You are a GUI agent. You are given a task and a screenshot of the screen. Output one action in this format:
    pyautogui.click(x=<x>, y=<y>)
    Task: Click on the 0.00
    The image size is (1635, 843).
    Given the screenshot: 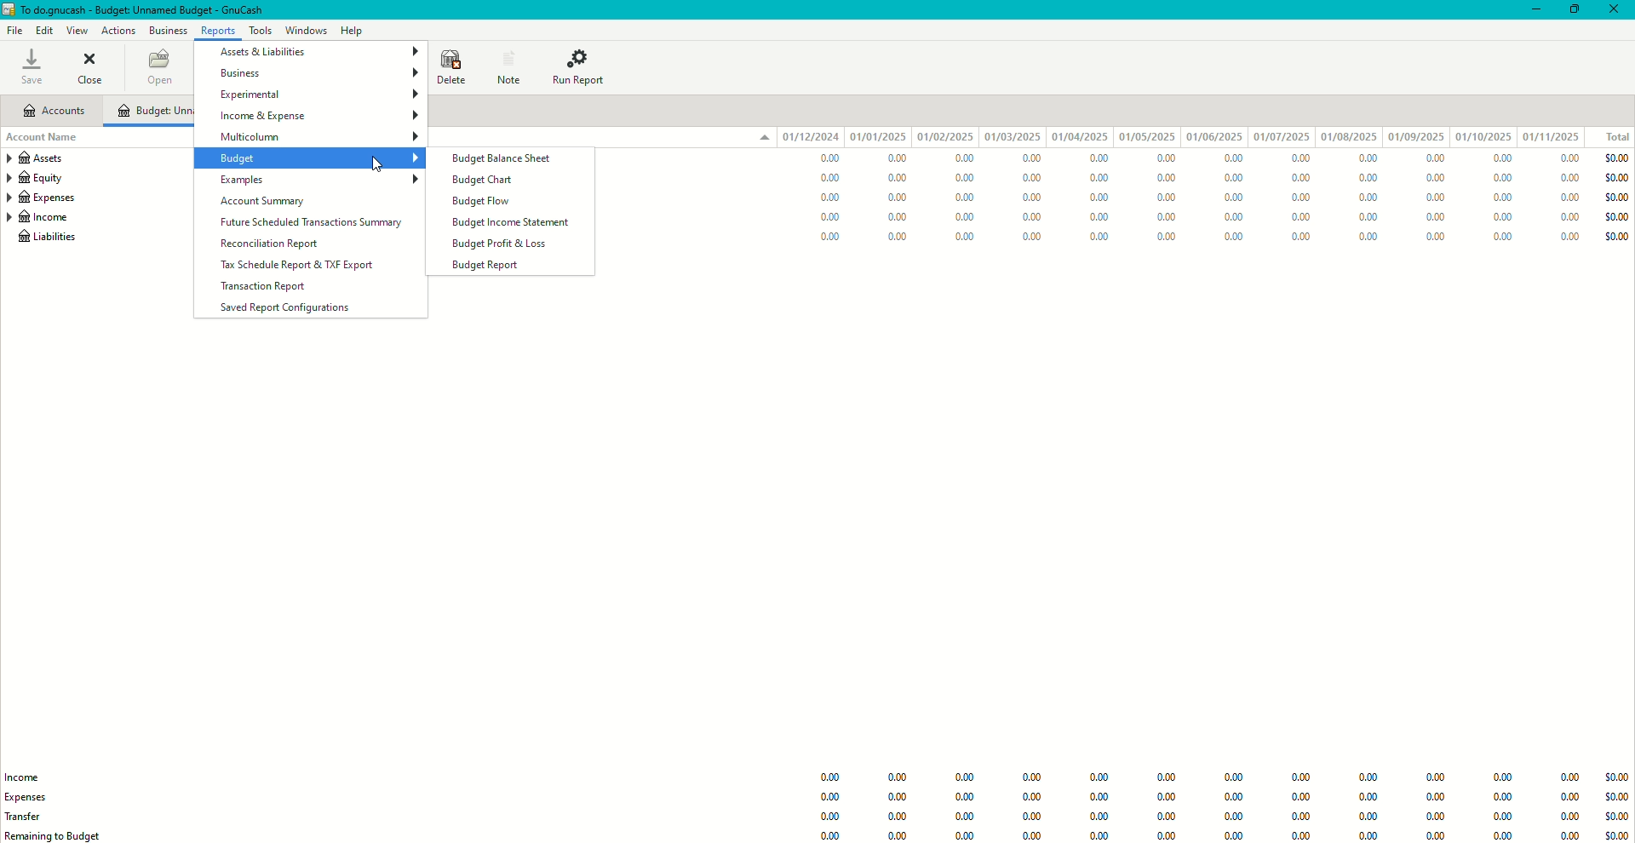 What is the action you would take?
    pyautogui.click(x=896, y=175)
    